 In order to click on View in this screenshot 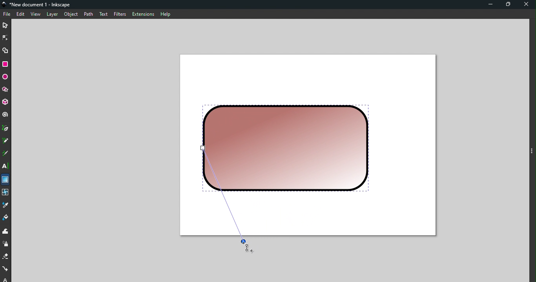, I will do `click(36, 15)`.